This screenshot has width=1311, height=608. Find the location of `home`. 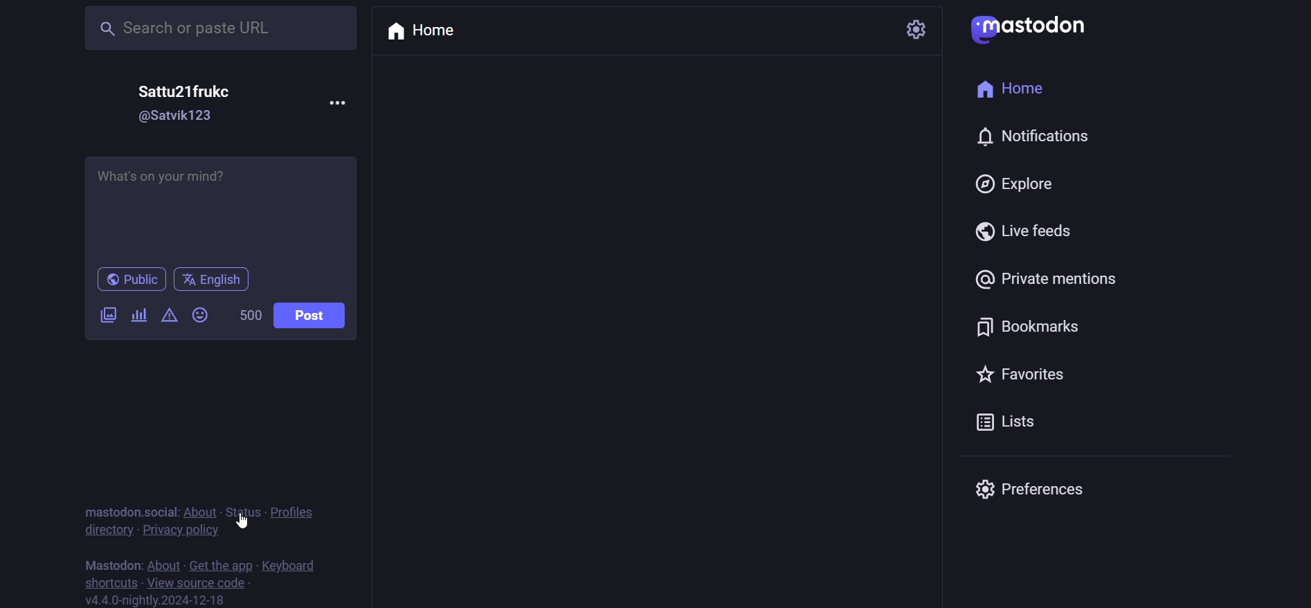

home is located at coordinates (1020, 86).